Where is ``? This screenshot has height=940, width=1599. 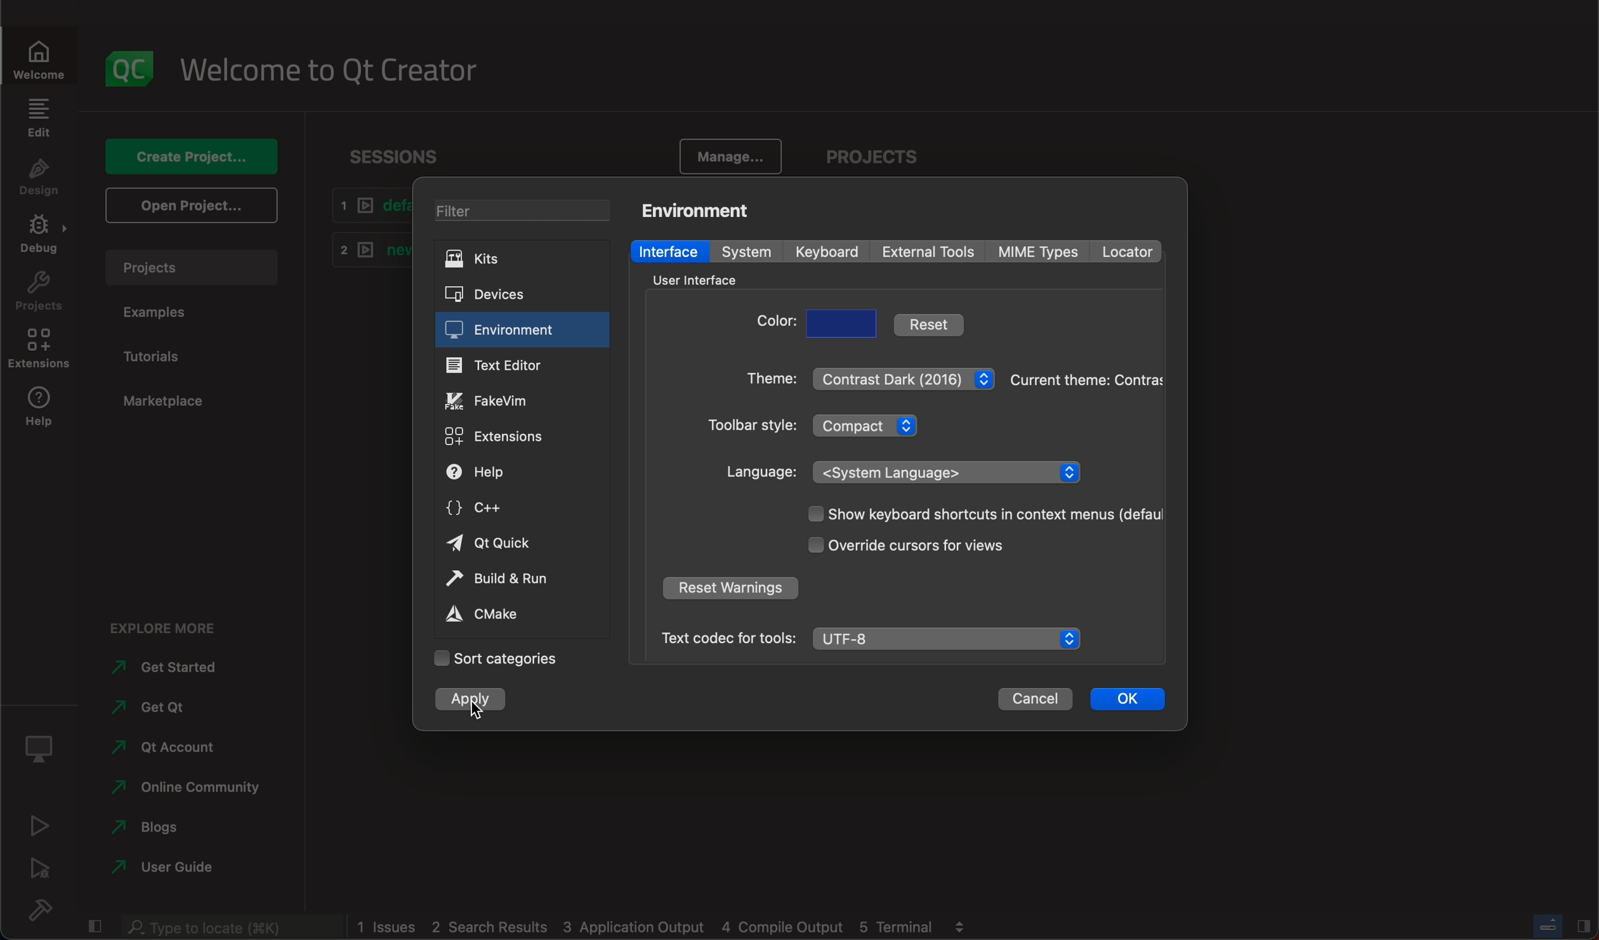  is located at coordinates (691, 280).